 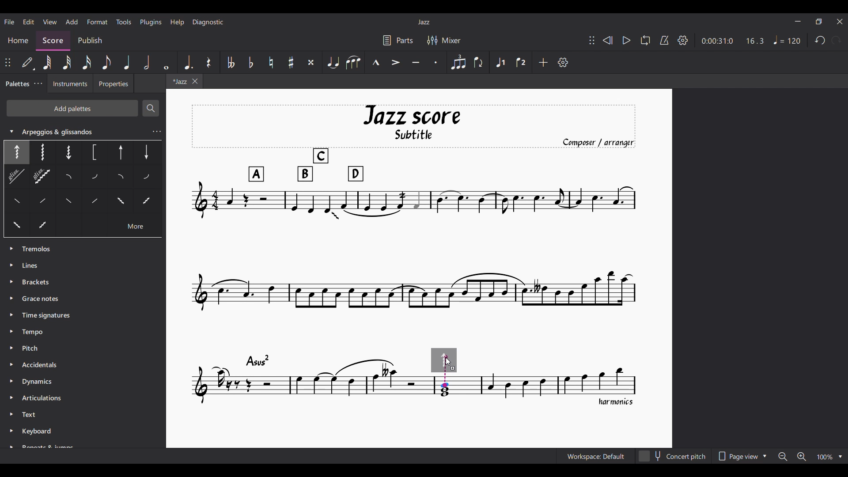 What do you see at coordinates (445, 371) in the screenshot?
I see `Indicates point of contact` at bounding box center [445, 371].